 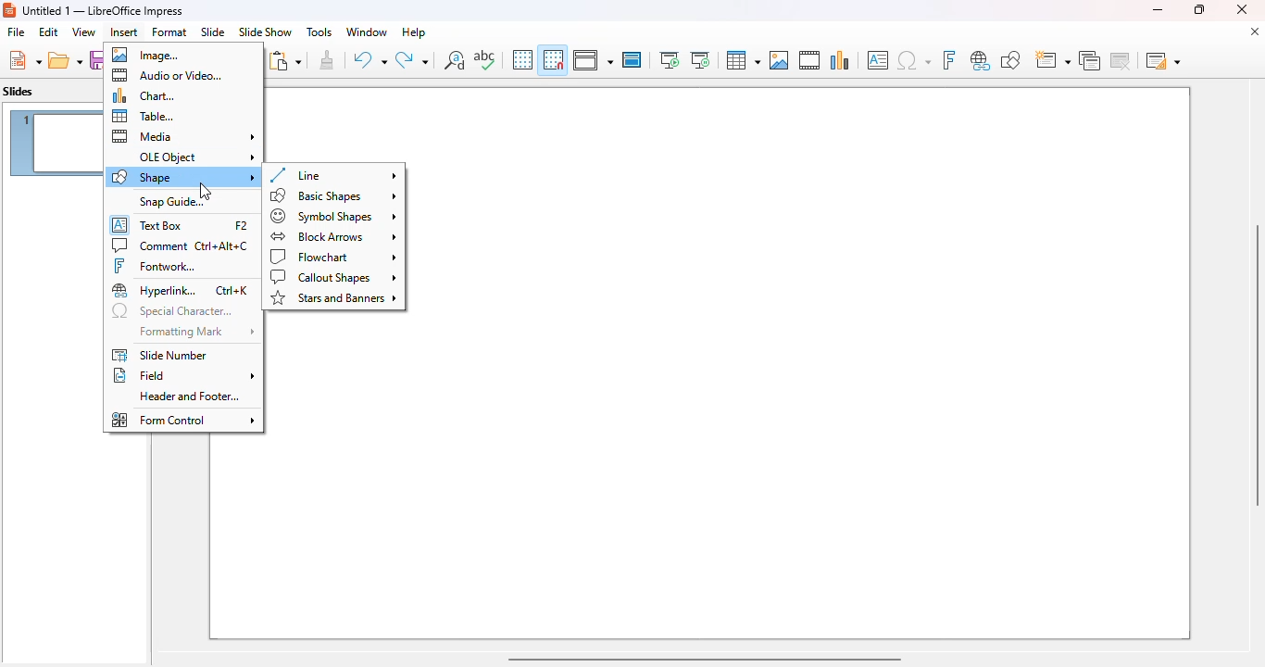 I want to click on slide number, so click(x=159, y=355).